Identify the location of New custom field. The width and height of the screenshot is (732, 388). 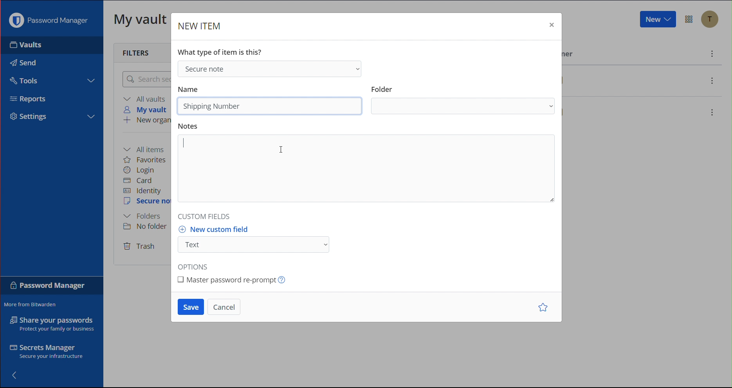
(261, 239).